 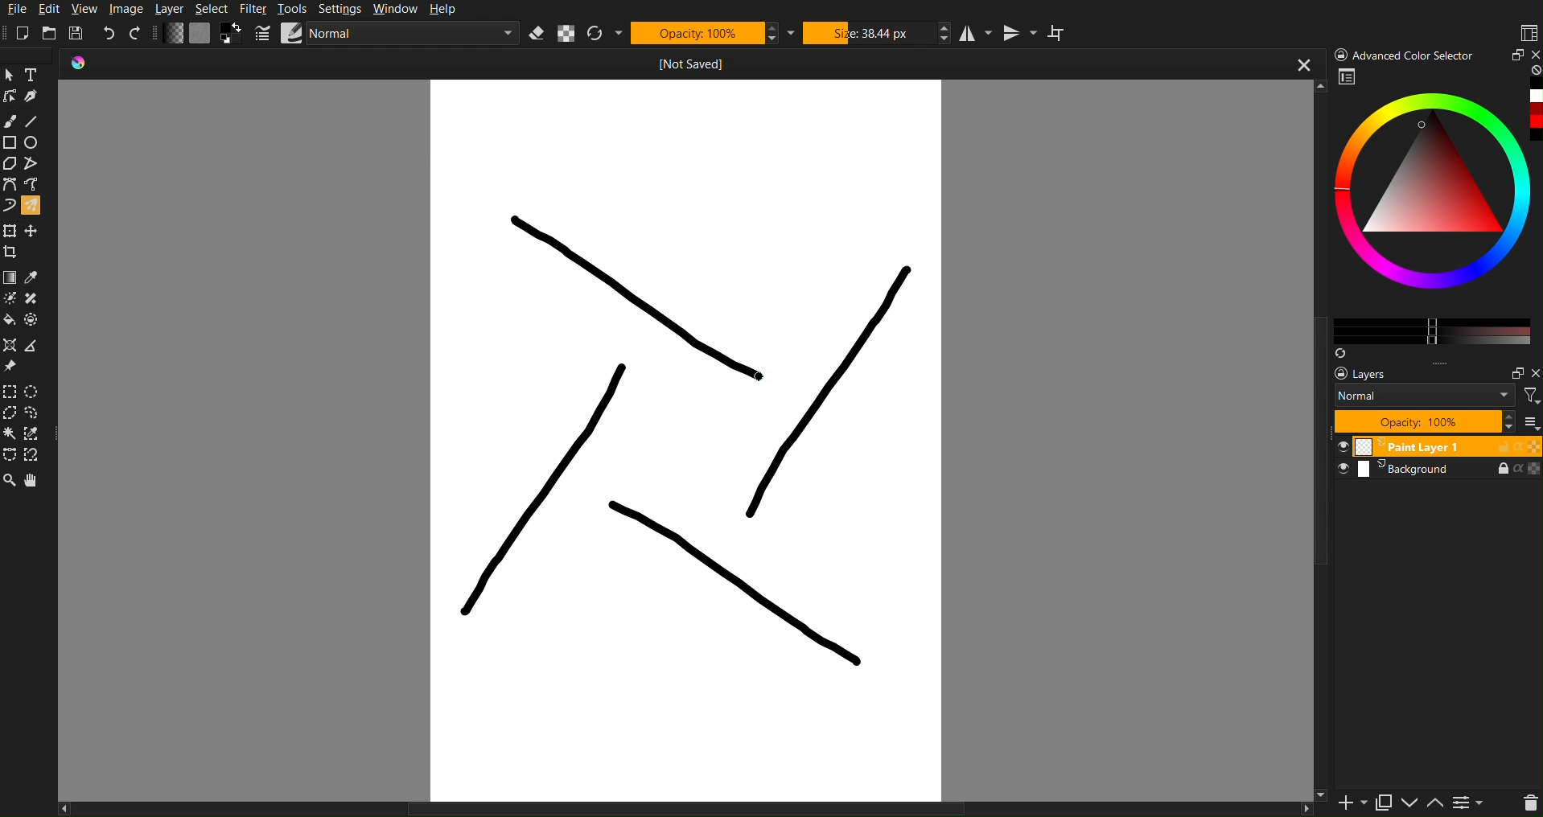 What do you see at coordinates (10, 455) in the screenshot?
I see `Path Selection Tool` at bounding box center [10, 455].